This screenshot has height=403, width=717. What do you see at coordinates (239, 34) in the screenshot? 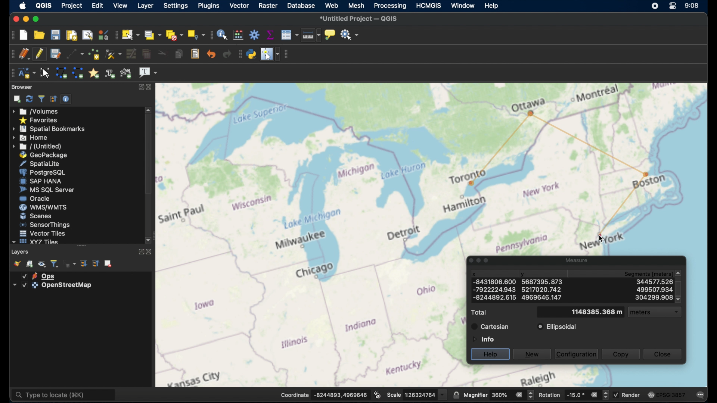
I see `open field calculator` at bounding box center [239, 34].